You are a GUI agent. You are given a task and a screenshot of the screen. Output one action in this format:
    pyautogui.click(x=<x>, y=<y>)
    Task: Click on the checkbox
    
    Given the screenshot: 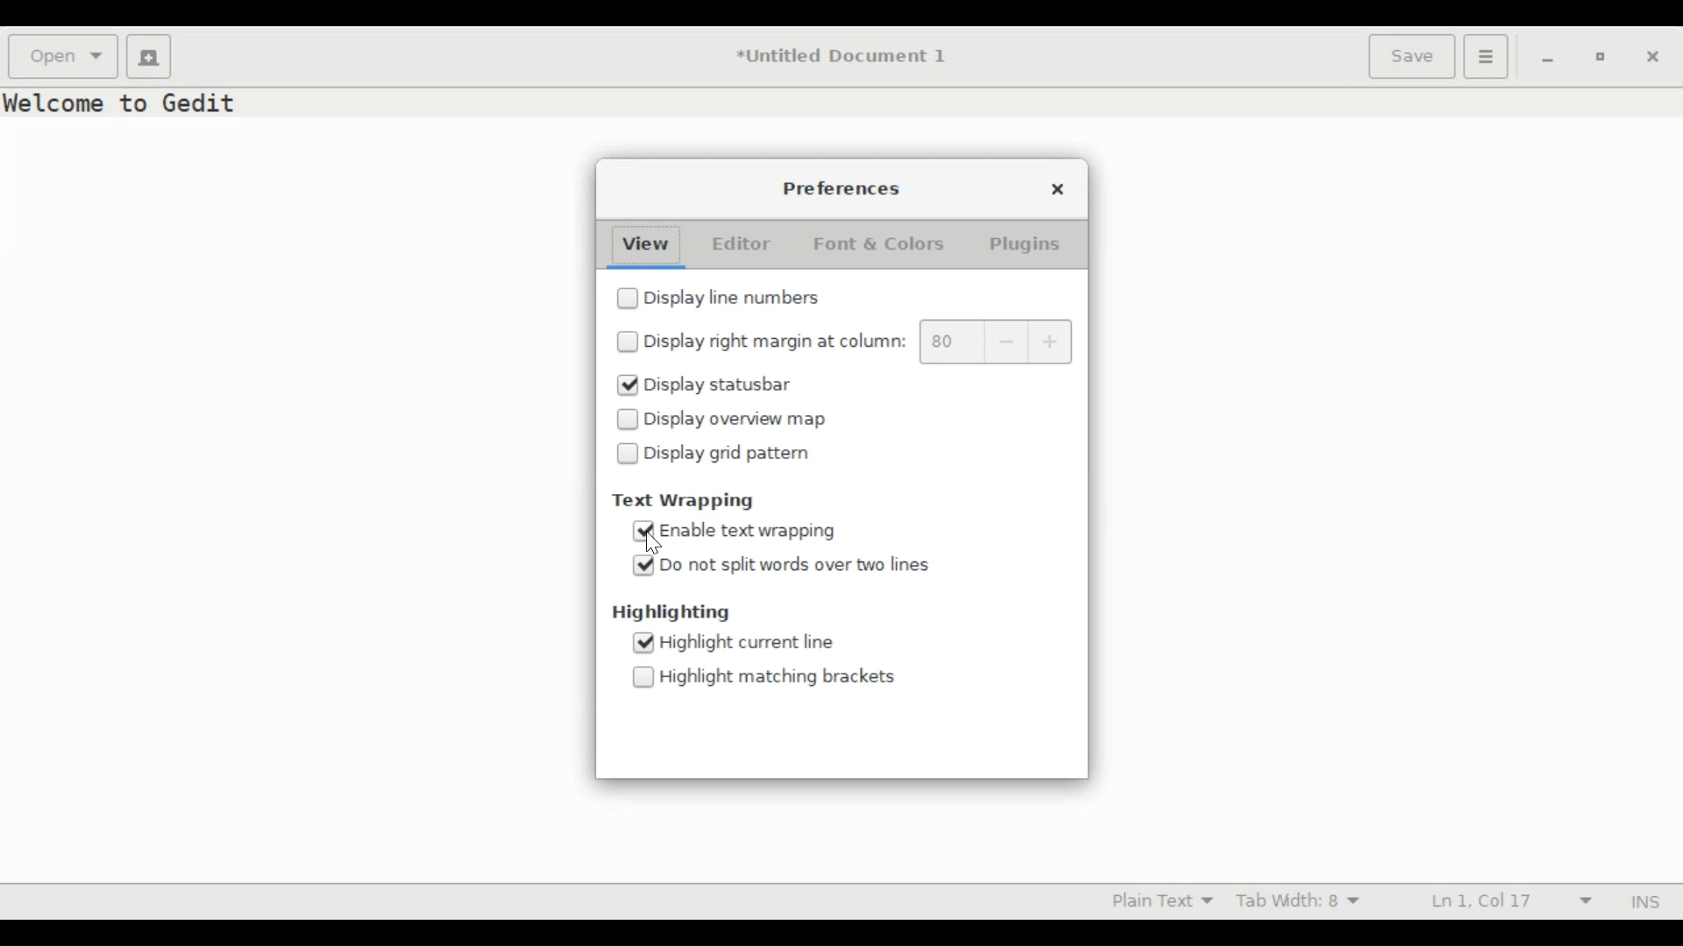 What is the action you would take?
    pyautogui.click(x=643, y=679)
    